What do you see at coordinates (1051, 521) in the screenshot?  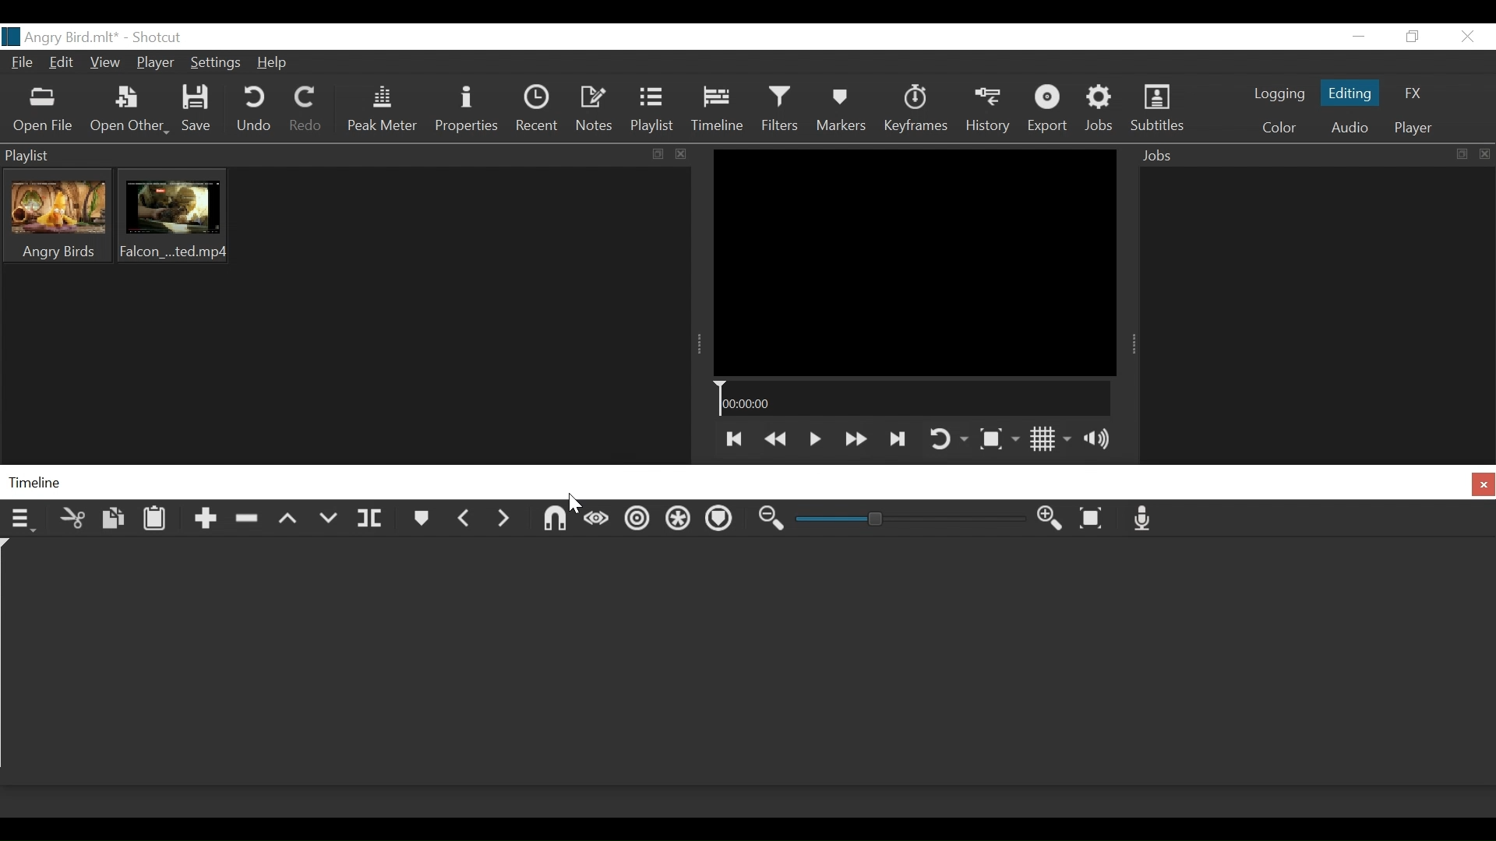 I see `Zoom timeline out` at bounding box center [1051, 521].